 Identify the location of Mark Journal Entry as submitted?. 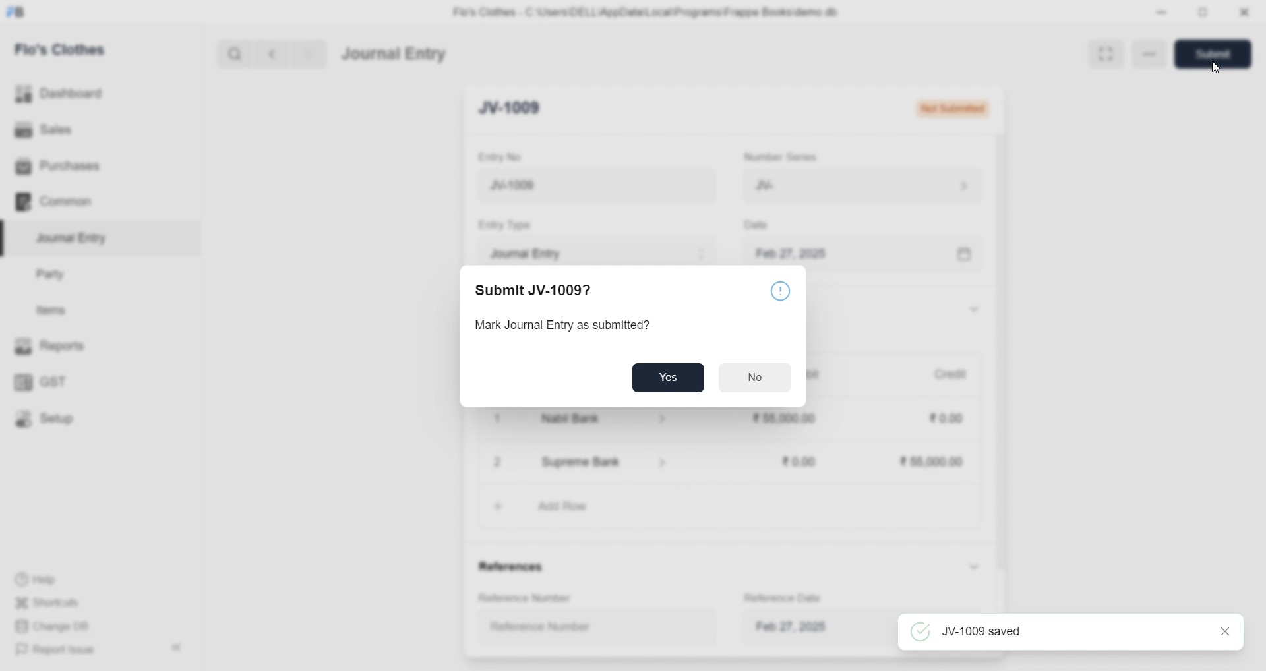
(565, 326).